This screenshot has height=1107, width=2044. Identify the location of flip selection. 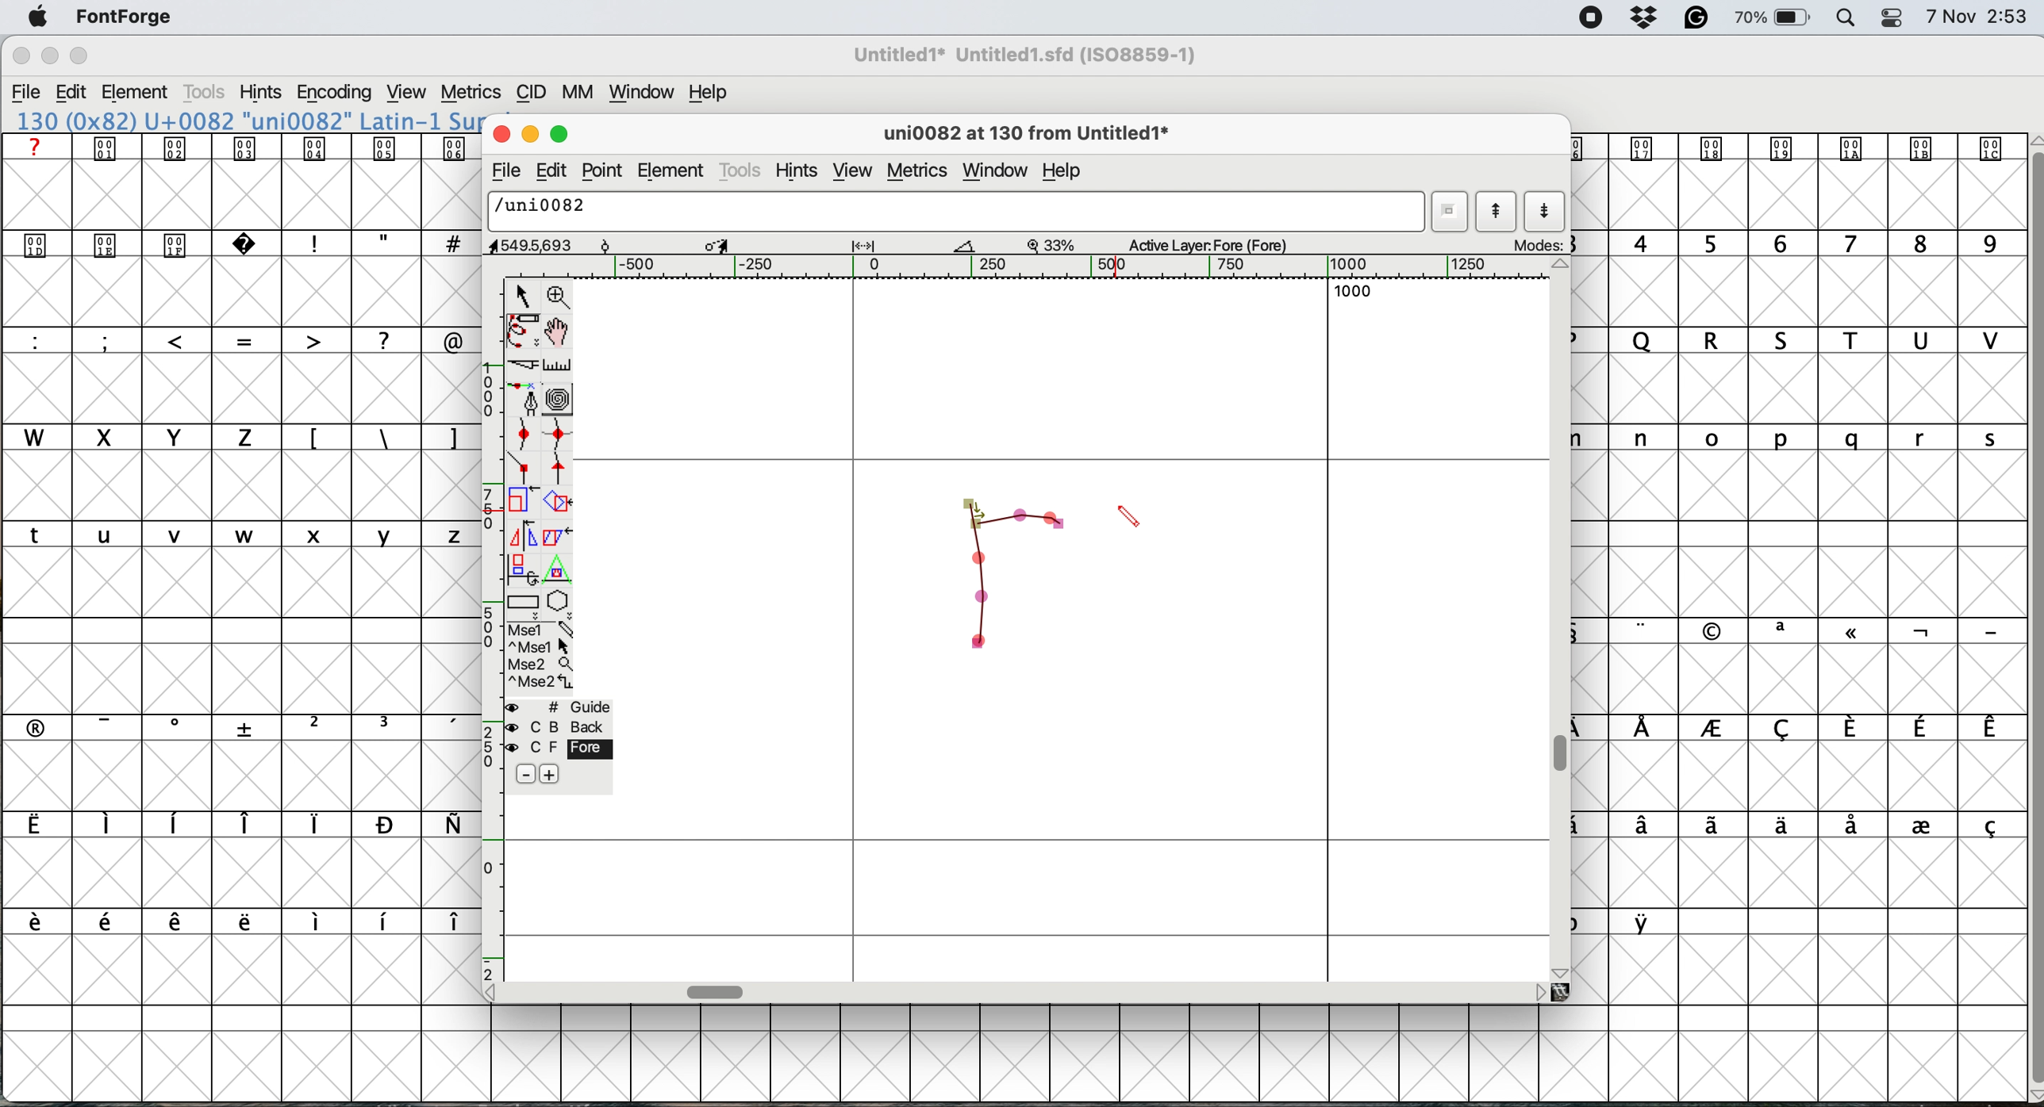
(521, 538).